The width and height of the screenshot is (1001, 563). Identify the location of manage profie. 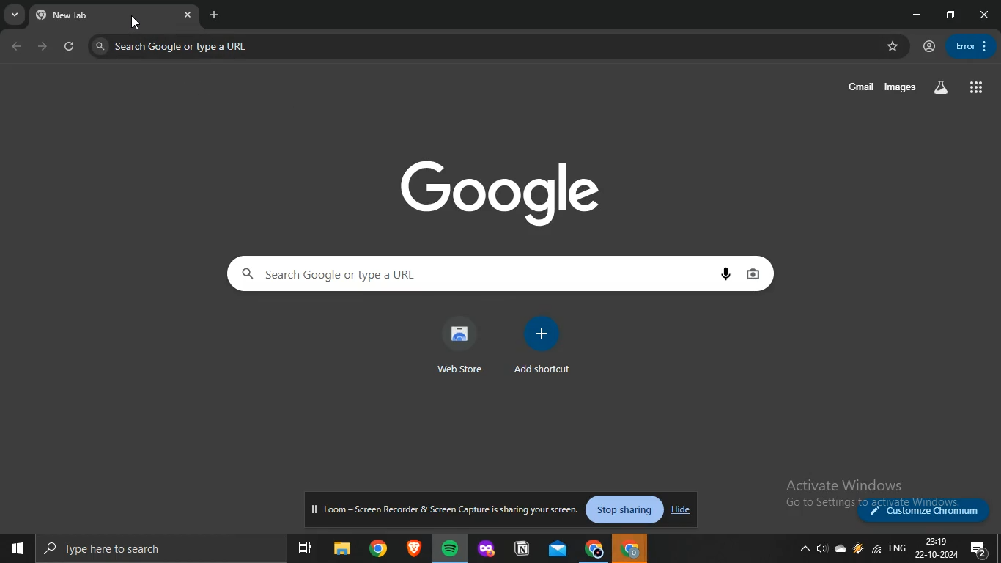
(929, 47).